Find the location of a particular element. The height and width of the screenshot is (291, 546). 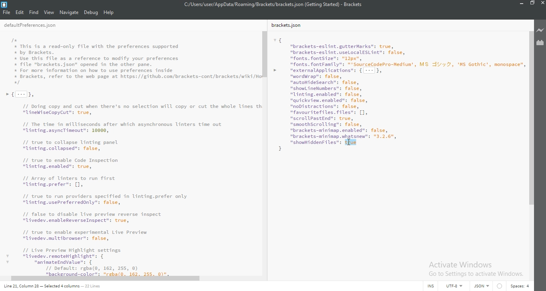

INS is located at coordinates (433, 286).